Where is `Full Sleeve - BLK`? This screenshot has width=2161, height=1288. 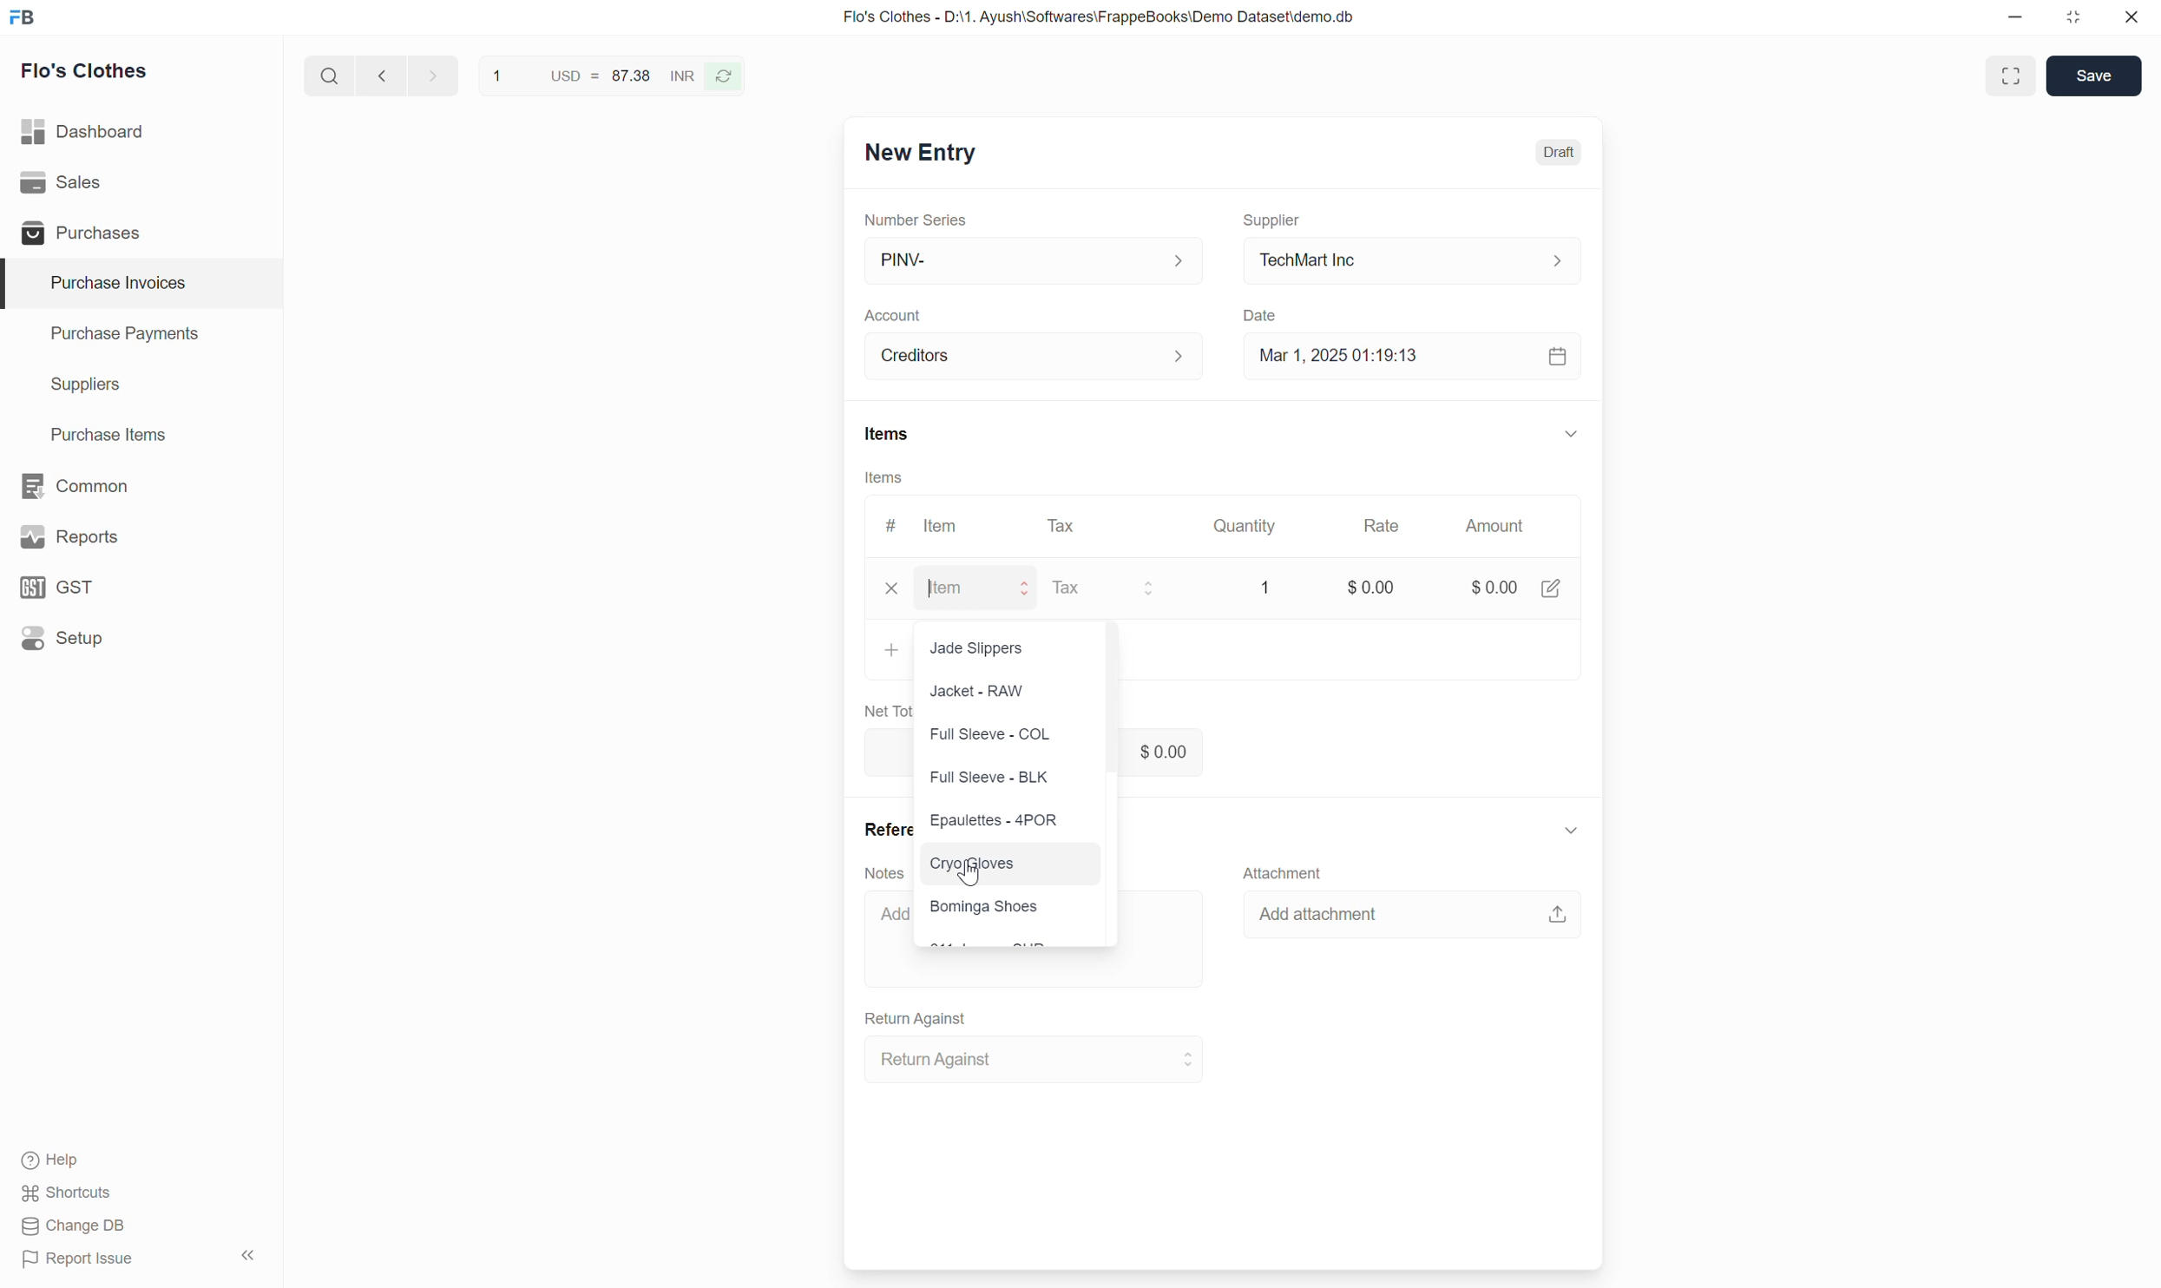
Full Sleeve - BLK is located at coordinates (989, 778).